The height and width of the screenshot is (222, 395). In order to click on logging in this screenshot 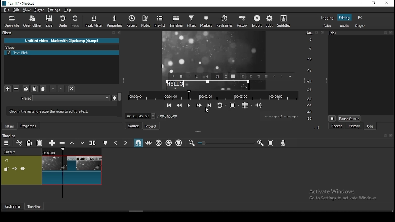, I will do `click(327, 18)`.